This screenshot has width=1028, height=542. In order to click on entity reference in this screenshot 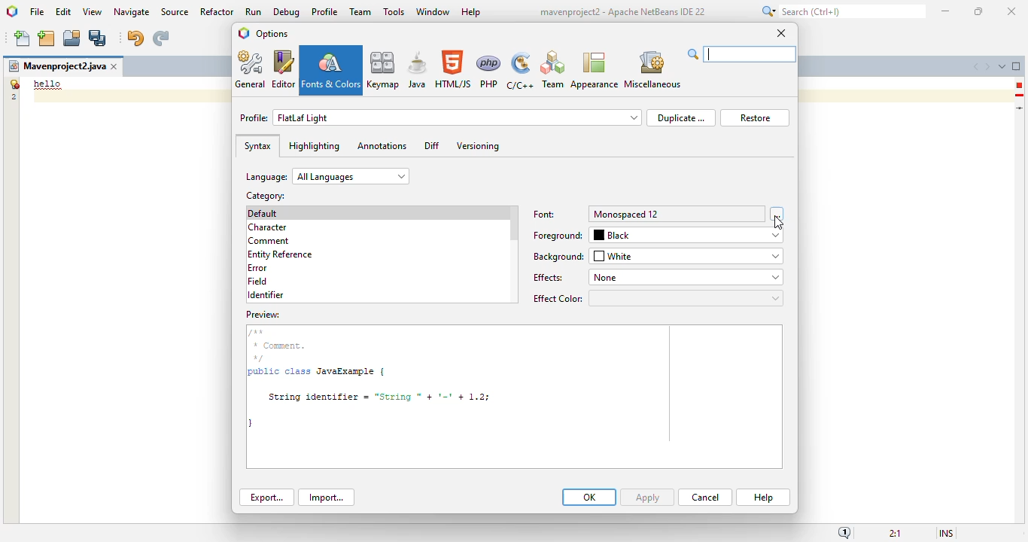, I will do `click(281, 255)`.